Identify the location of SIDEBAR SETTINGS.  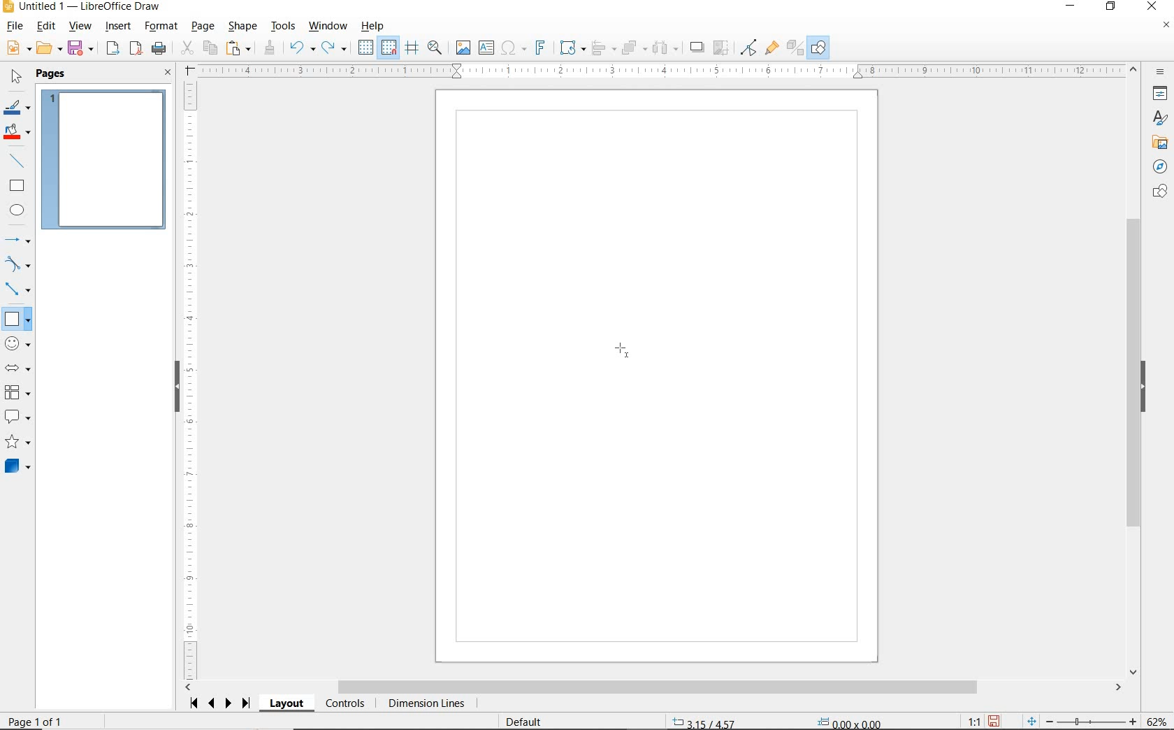
(1161, 73).